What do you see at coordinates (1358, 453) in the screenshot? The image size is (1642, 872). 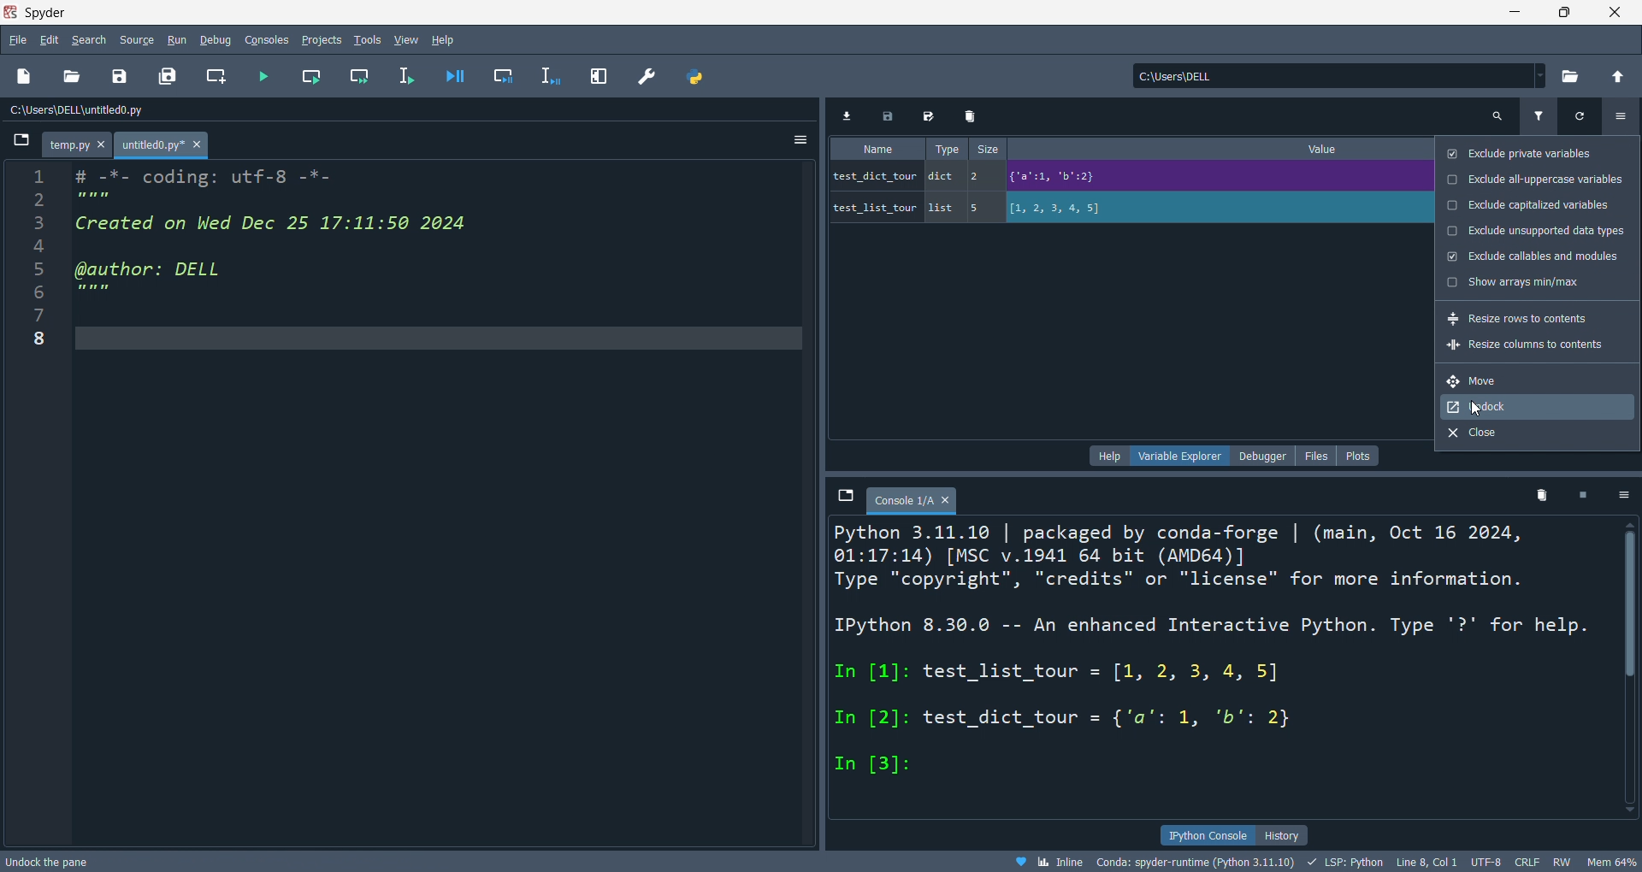 I see `plots` at bounding box center [1358, 453].